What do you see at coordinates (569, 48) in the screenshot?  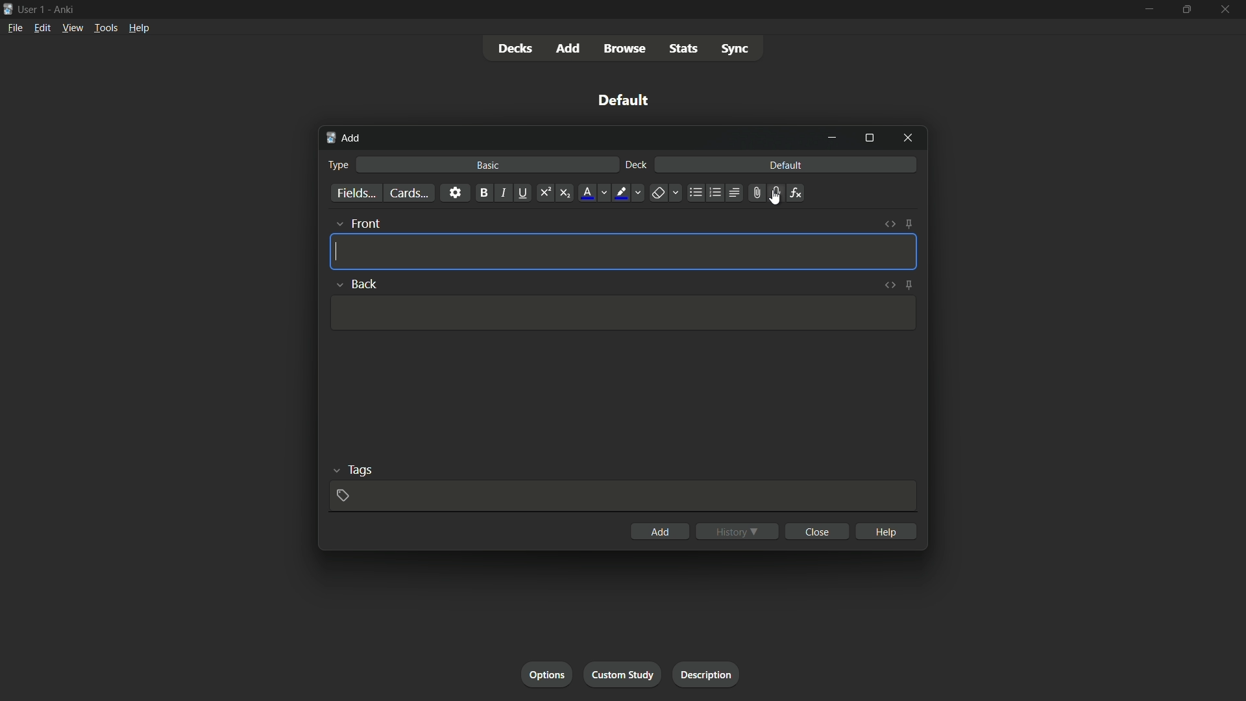 I see `add` at bounding box center [569, 48].